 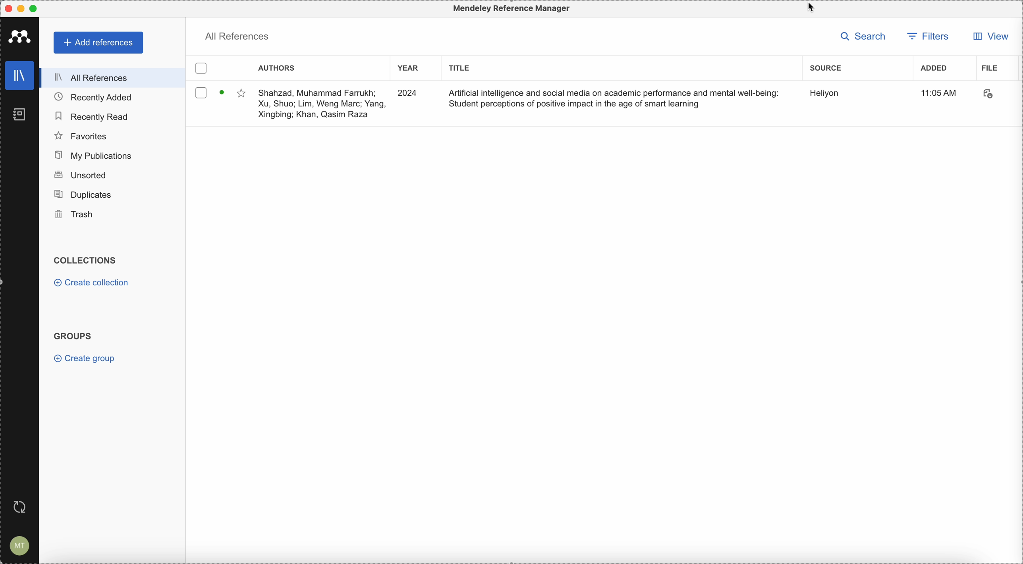 I want to click on file, so click(x=991, y=67).